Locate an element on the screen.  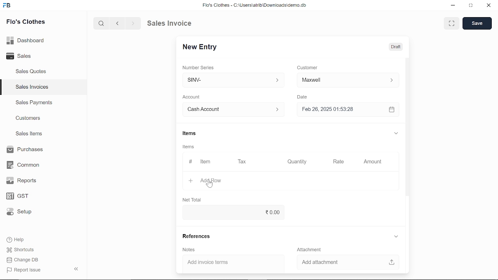
Sales Quotes is located at coordinates (32, 72).